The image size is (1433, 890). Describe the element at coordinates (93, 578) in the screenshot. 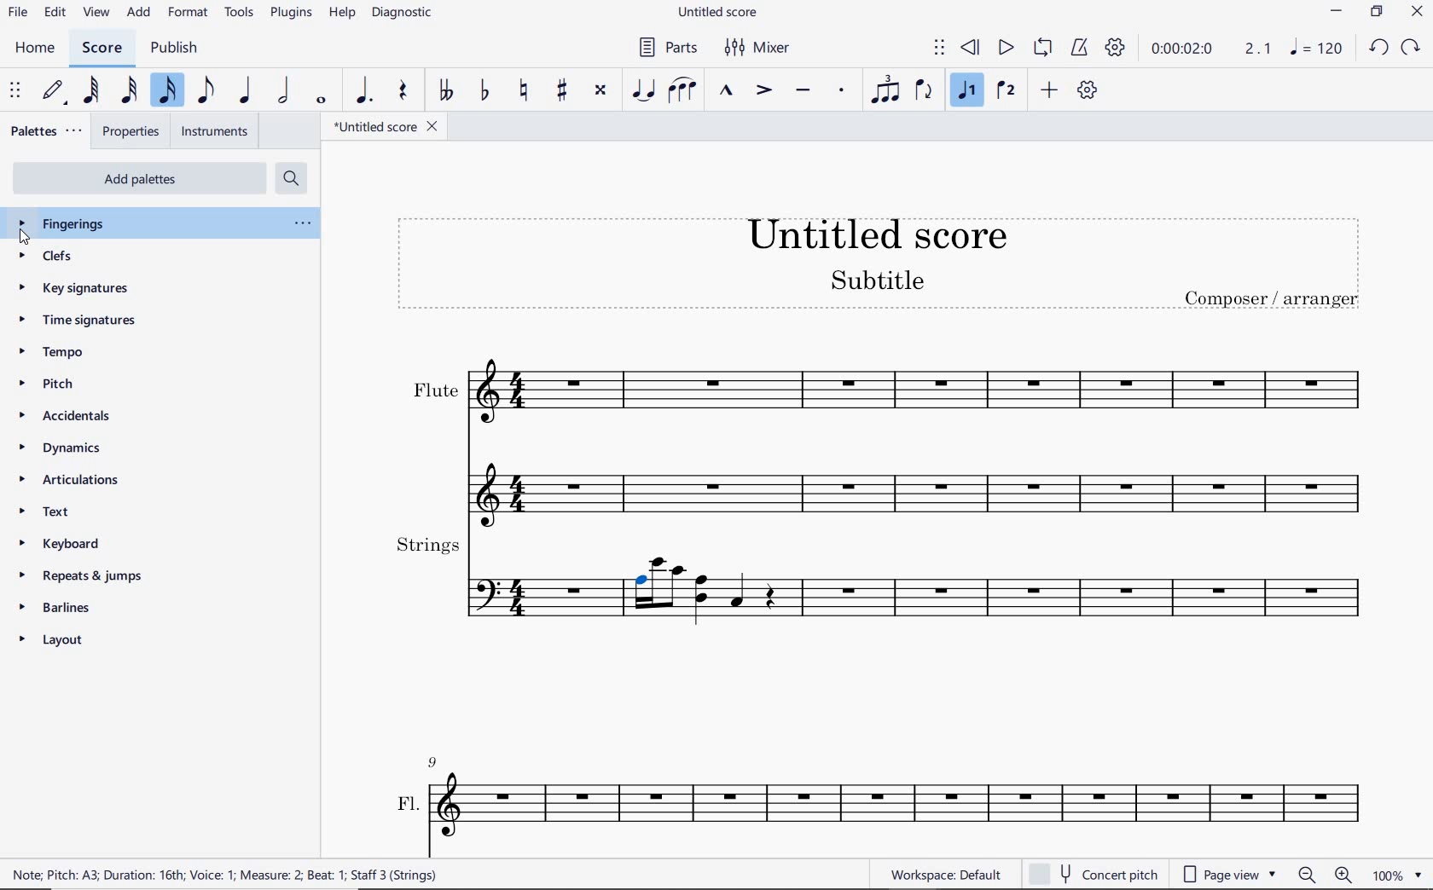

I see `repeats & jumps` at that location.